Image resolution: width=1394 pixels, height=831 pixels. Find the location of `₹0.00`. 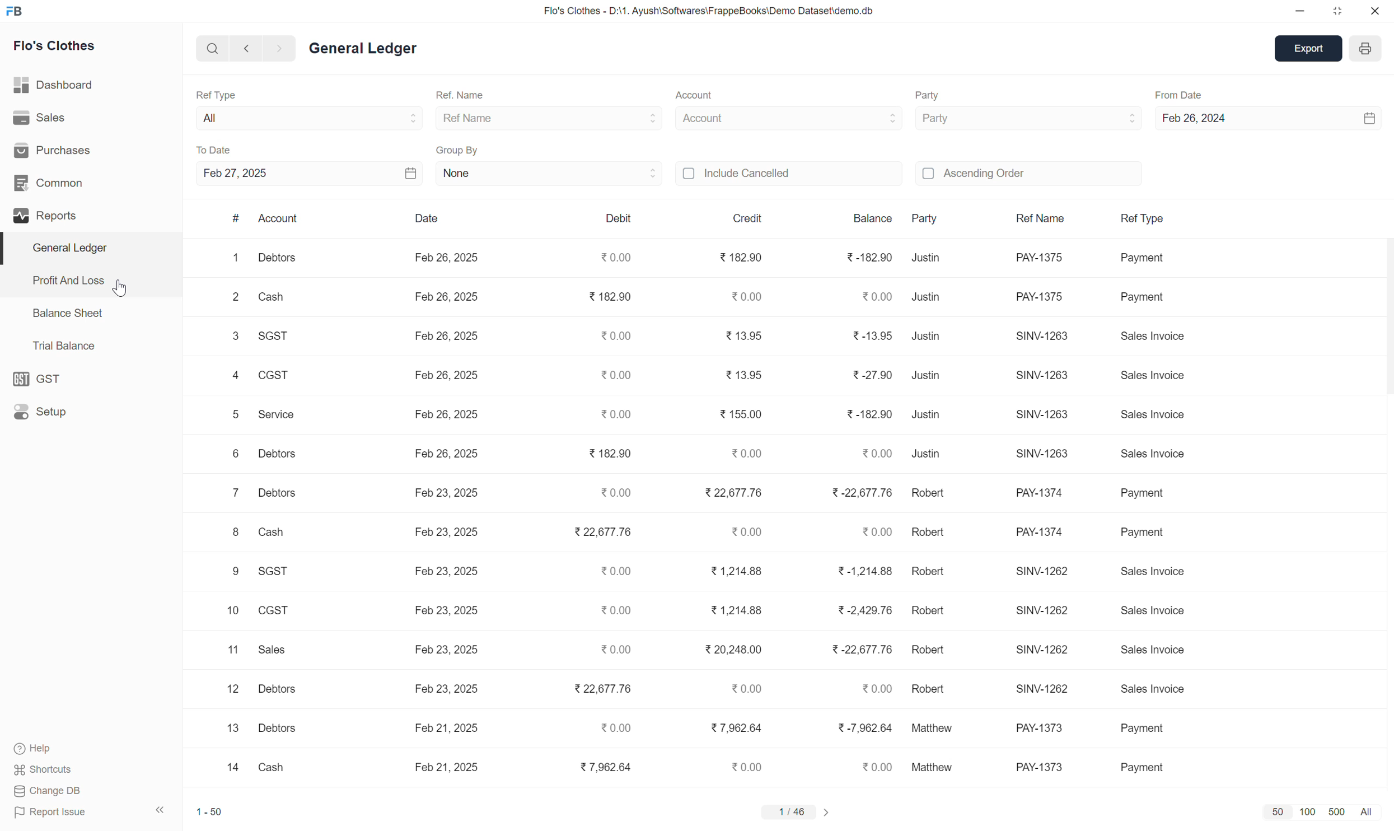

₹0.00 is located at coordinates (743, 455).